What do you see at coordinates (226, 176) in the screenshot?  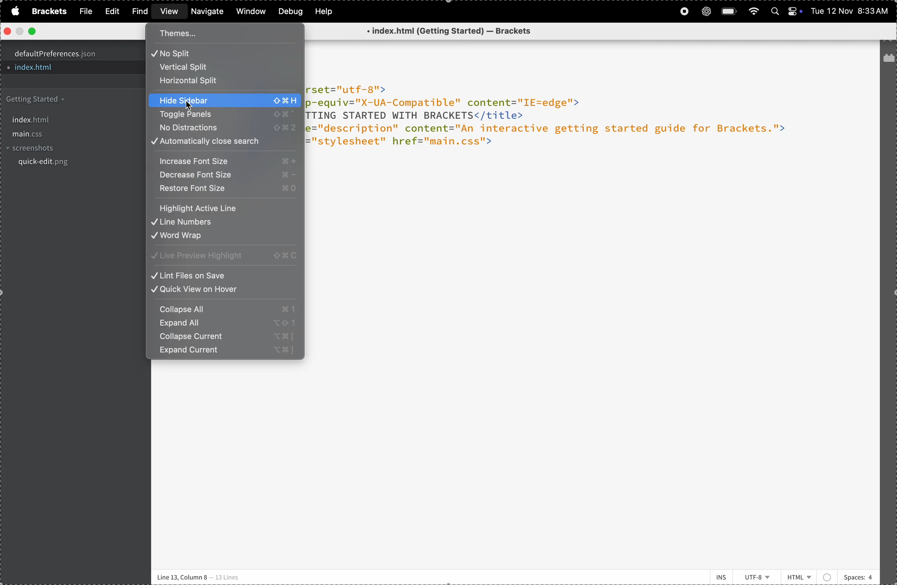 I see `decrease font size` at bounding box center [226, 176].